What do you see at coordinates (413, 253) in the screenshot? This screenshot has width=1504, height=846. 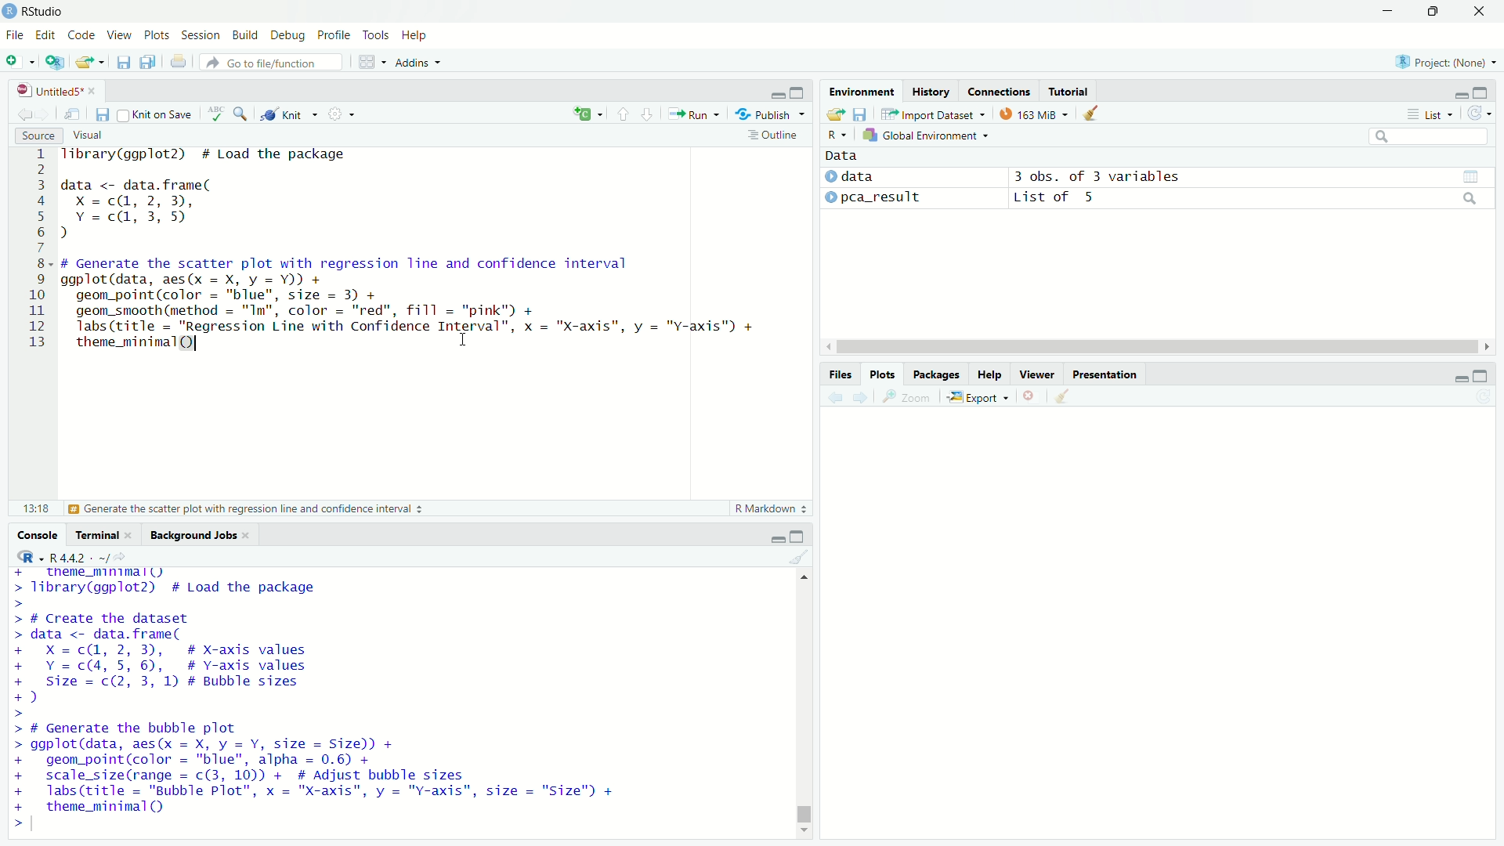 I see `Tibrary(ggplot2) # Load the package
data <- data.frame(
Xx =c(@, 2, 3),
Y =c@, 3,5)
d
# Generate the scatter plot with regression line and confidence interval
ggplot(data, aes(x = X, y = Y)) +
geom_point(color = "blue", size = 3) +
geom_smooth(method = "Im", color = "red", fill = "pink") +
labs(title = "Regression Line with Confidence Interval”, x = "X-axis", y = "Y-axis") +
theme_minimal(Q) I` at bounding box center [413, 253].